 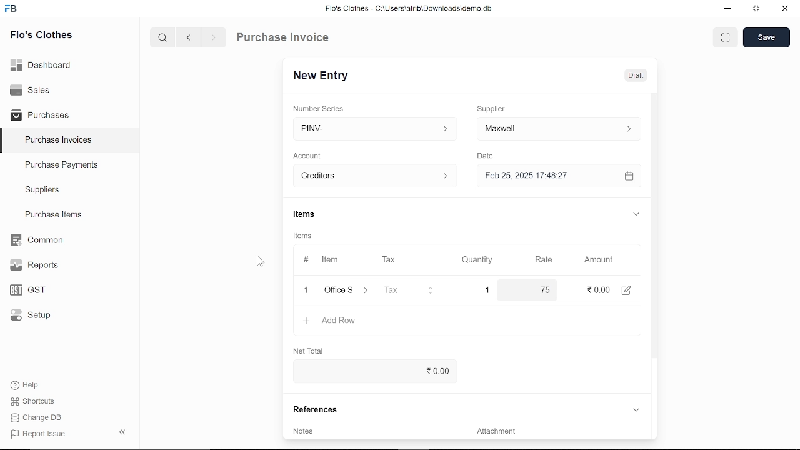 I want to click on Purchase Invoice, so click(x=285, y=39).